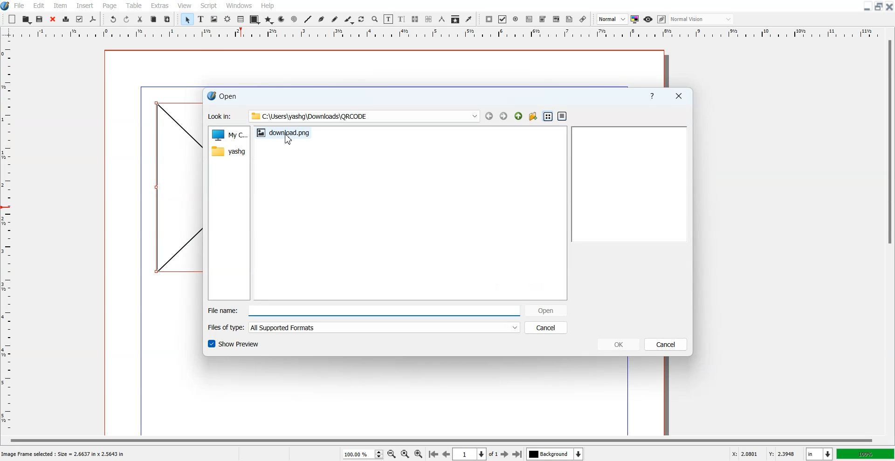  Describe the element at coordinates (41, 19) in the screenshot. I see `Open` at that location.